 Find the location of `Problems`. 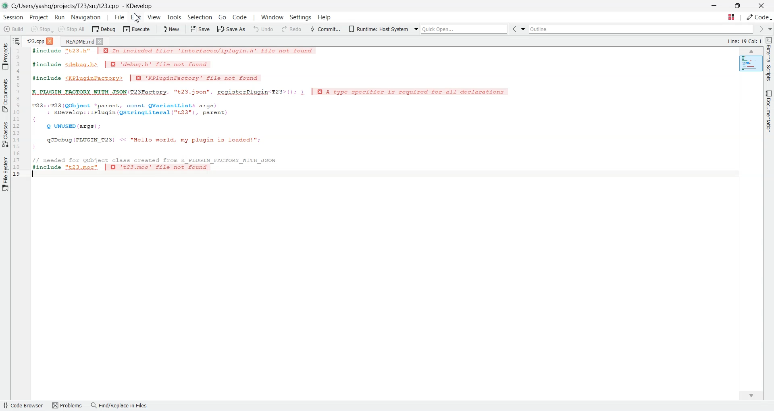

Problems is located at coordinates (68, 406).